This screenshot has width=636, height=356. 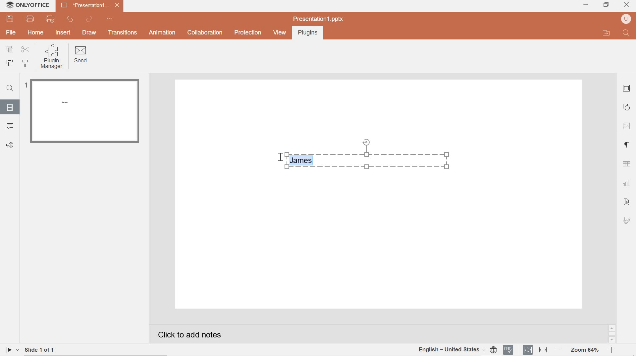 I want to click on comments, so click(x=11, y=127).